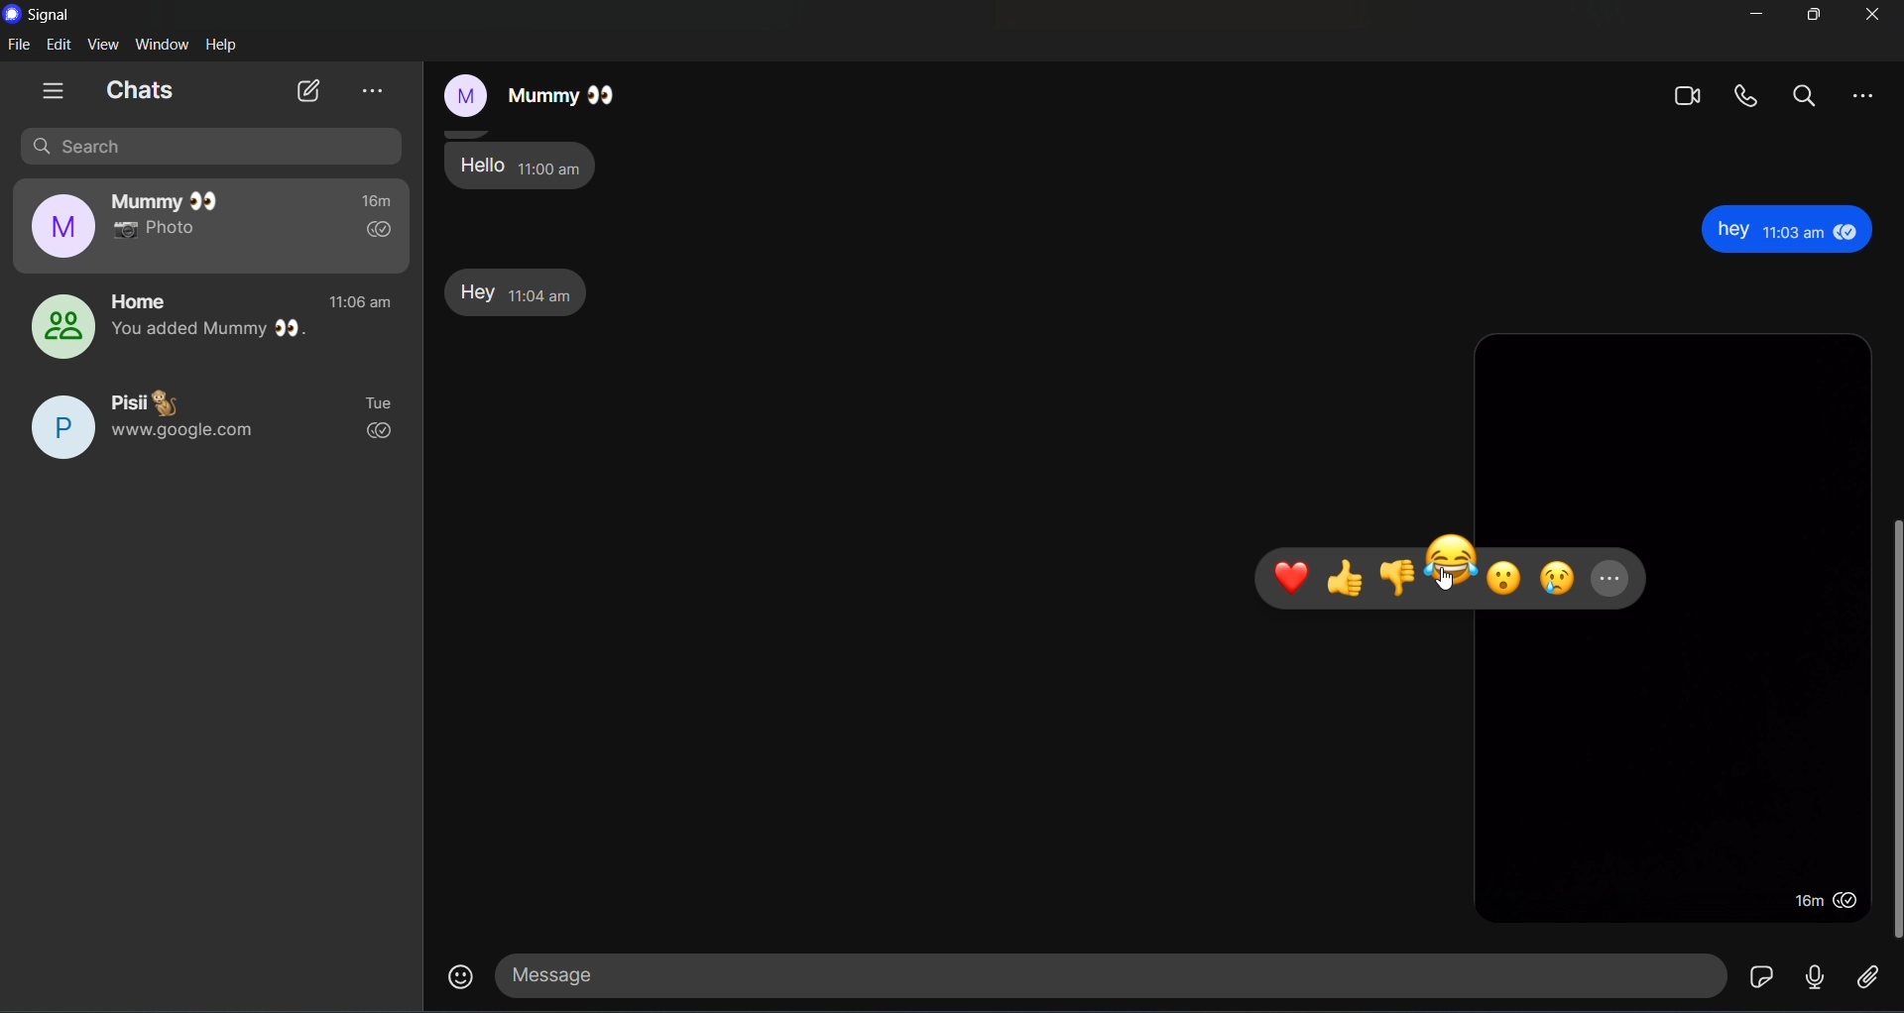 This screenshot has width=1904, height=1013. Describe the element at coordinates (53, 90) in the screenshot. I see `show tabs` at that location.